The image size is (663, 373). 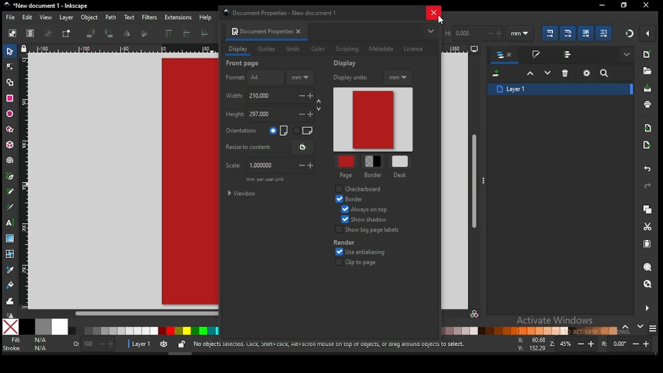 I want to click on object rotate 90 CCW, so click(x=93, y=34).